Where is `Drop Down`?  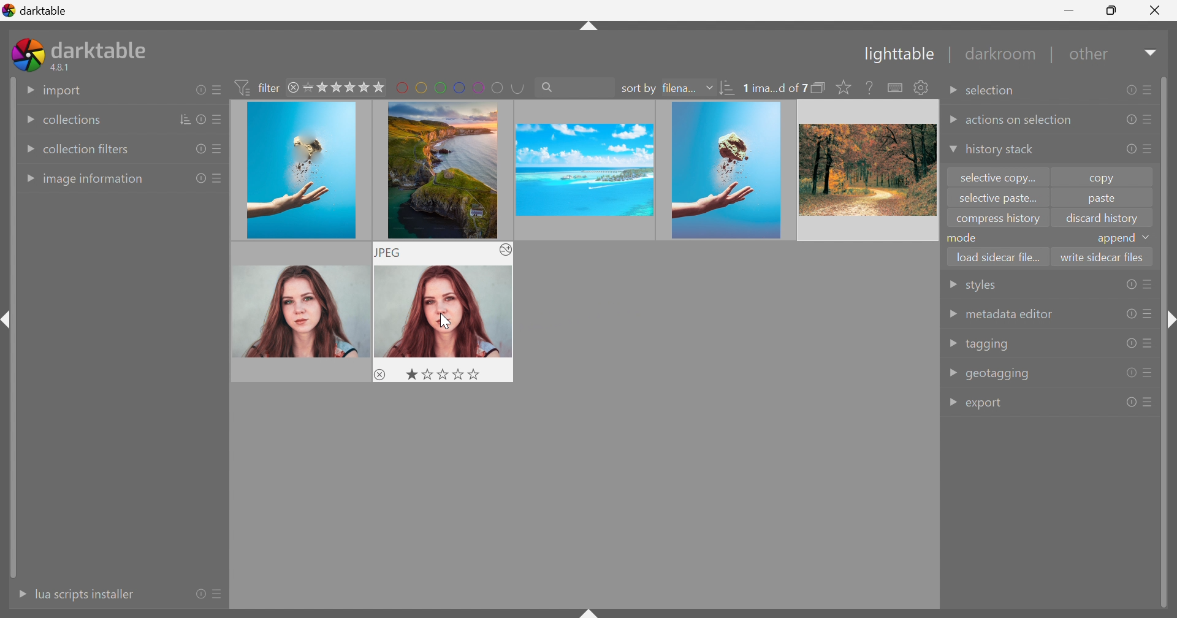 Drop Down is located at coordinates (951, 150).